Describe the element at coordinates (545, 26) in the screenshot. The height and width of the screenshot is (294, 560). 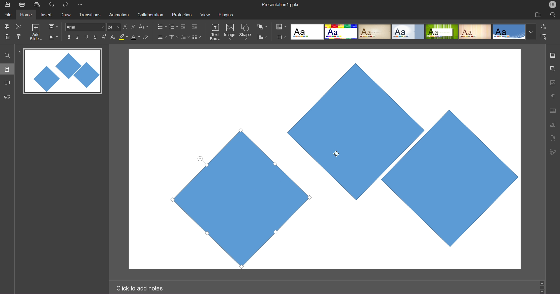
I see `a to b` at that location.